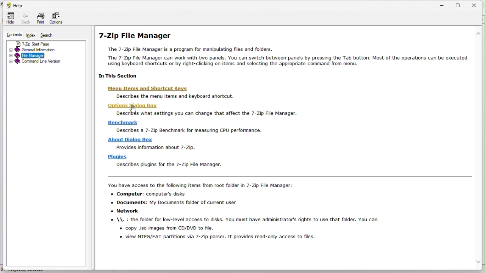 Image resolution: width=485 pixels, height=273 pixels. Describe the element at coordinates (191, 130) in the screenshot. I see `cpu performance measure` at that location.